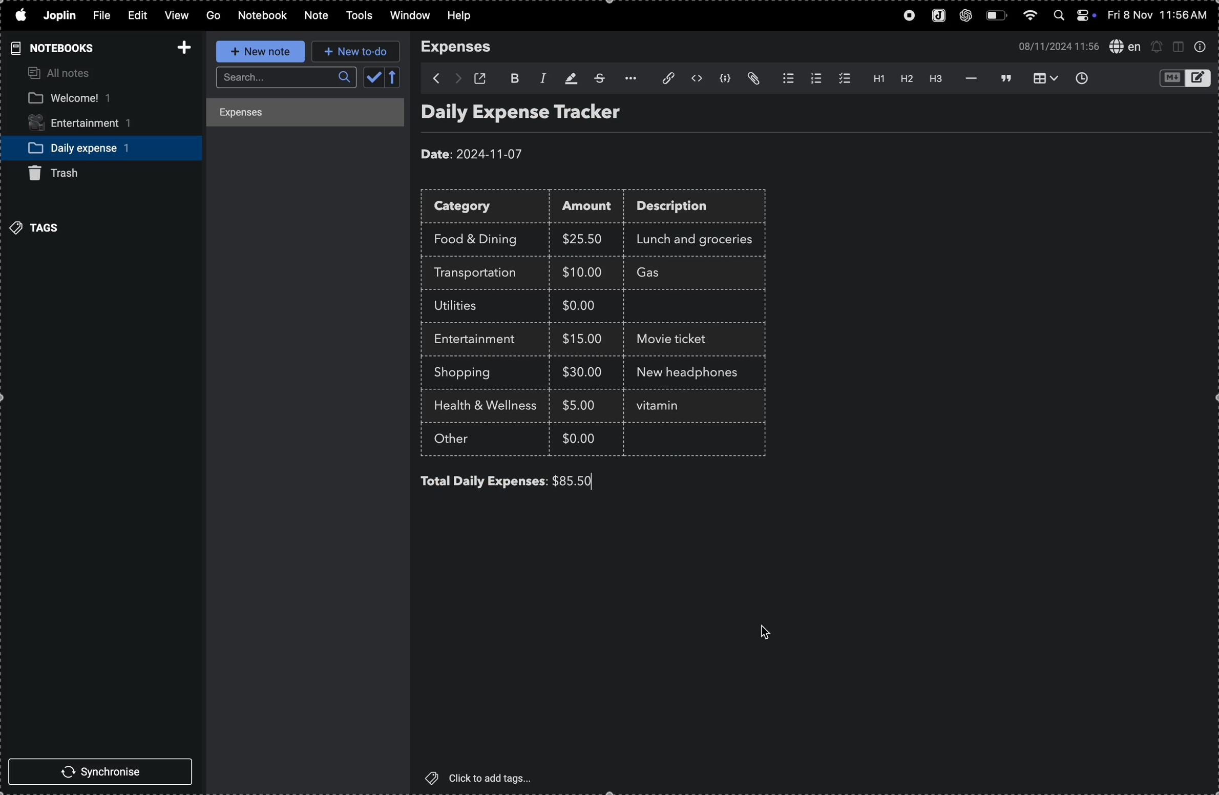 This screenshot has height=795, width=1219. Describe the element at coordinates (90, 124) in the screenshot. I see `entertainment` at that location.